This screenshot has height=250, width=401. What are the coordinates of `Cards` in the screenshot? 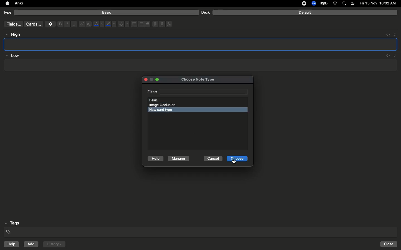 It's located at (33, 24).